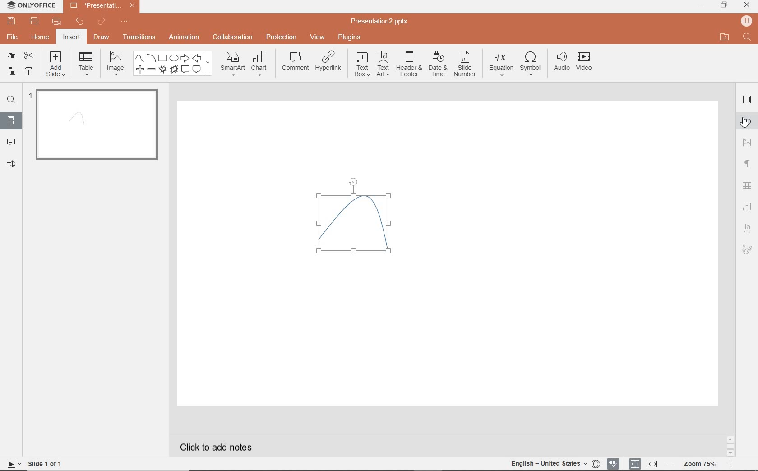  I want to click on curve drawn, so click(352, 222).